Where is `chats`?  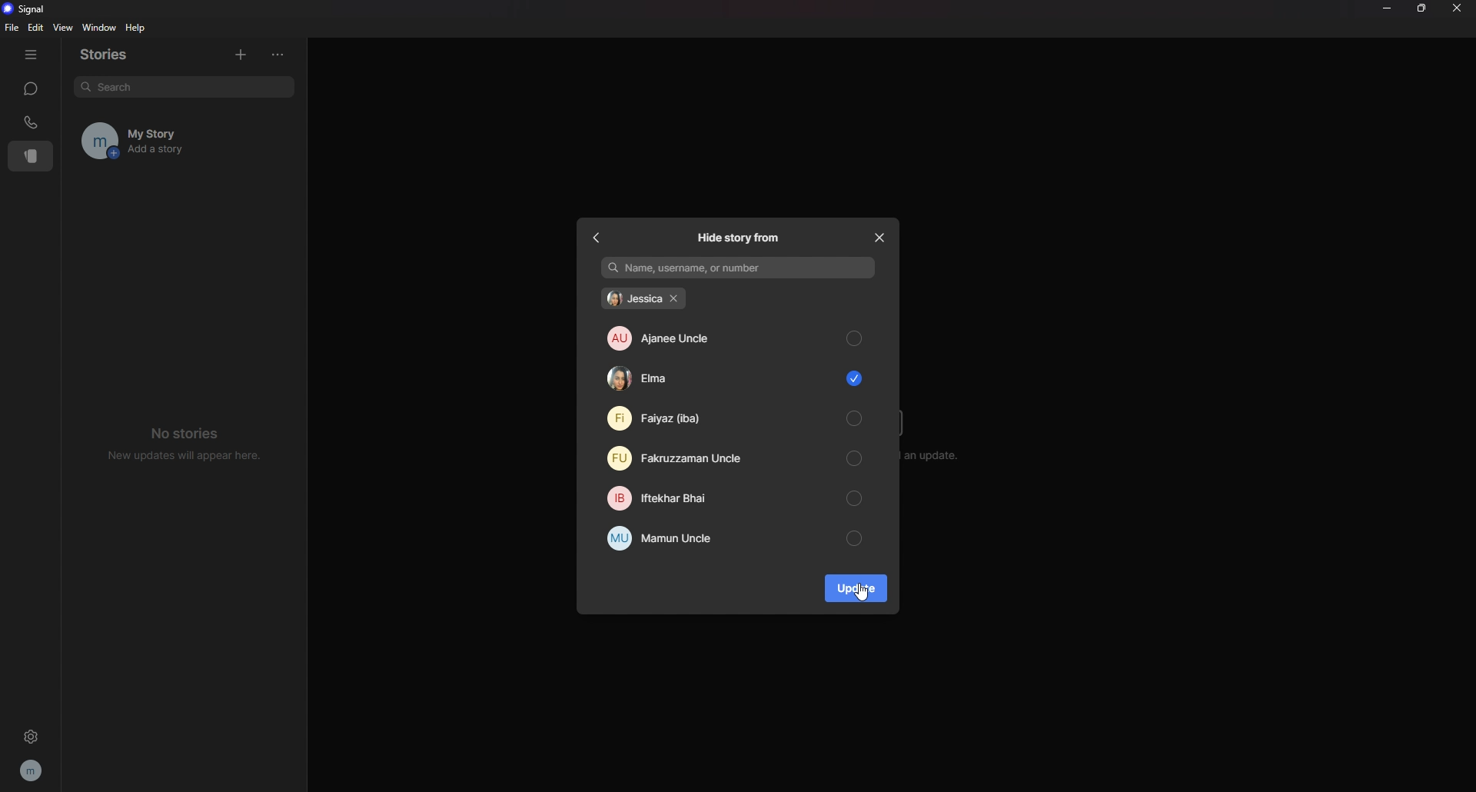
chats is located at coordinates (30, 88).